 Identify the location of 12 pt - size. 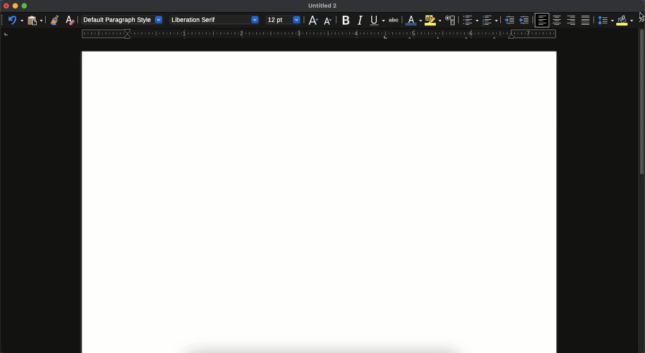
(284, 20).